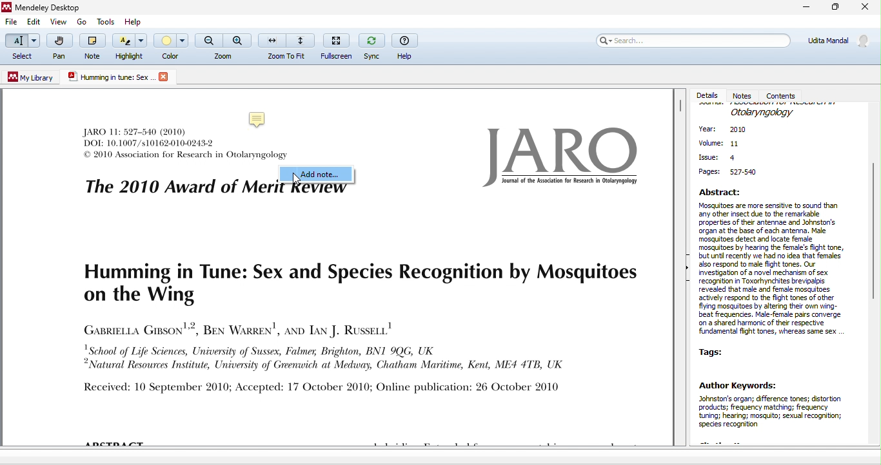 The width and height of the screenshot is (881, 465). I want to click on zoom, so click(223, 46).